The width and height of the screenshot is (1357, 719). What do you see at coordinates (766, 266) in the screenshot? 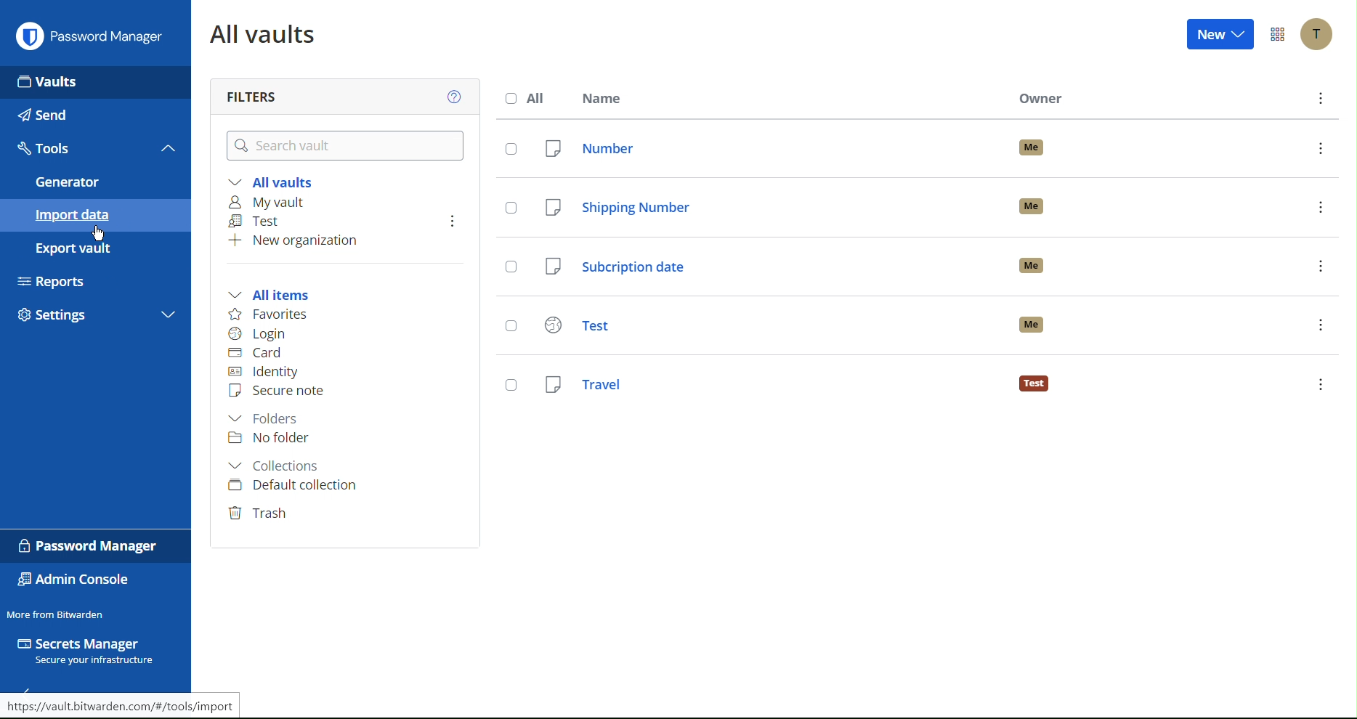
I see `subscription date` at bounding box center [766, 266].